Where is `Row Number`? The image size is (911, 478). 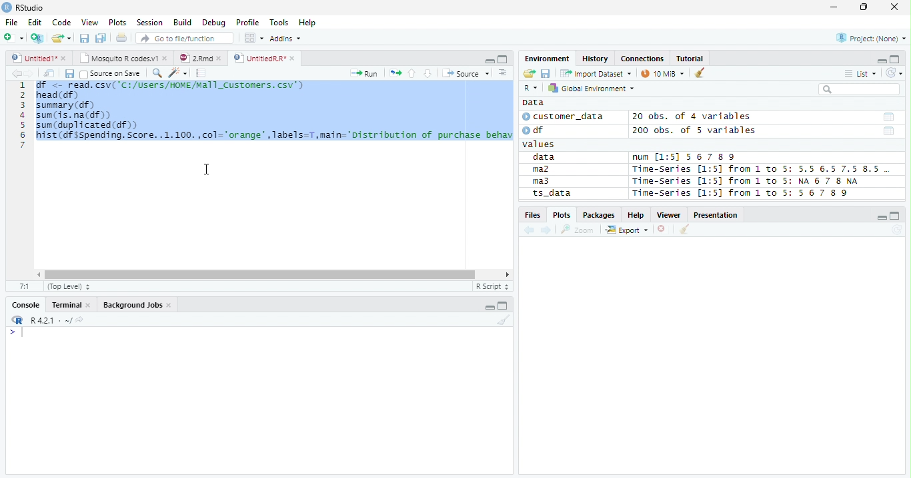 Row Number is located at coordinates (22, 117).